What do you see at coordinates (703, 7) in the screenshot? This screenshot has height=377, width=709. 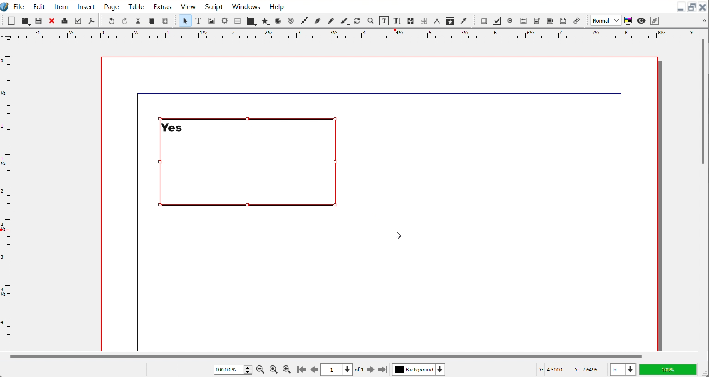 I see `Close` at bounding box center [703, 7].